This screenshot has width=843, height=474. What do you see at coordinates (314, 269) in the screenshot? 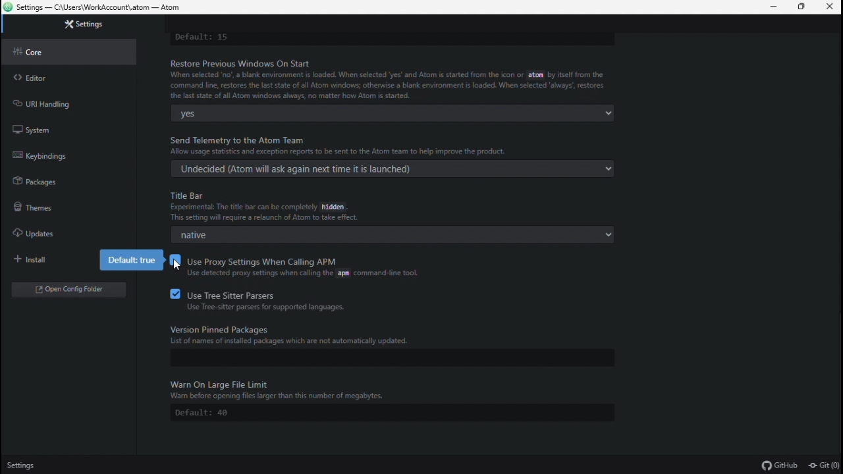
I see `use proxy settings when calling APM (enabled)` at bounding box center [314, 269].